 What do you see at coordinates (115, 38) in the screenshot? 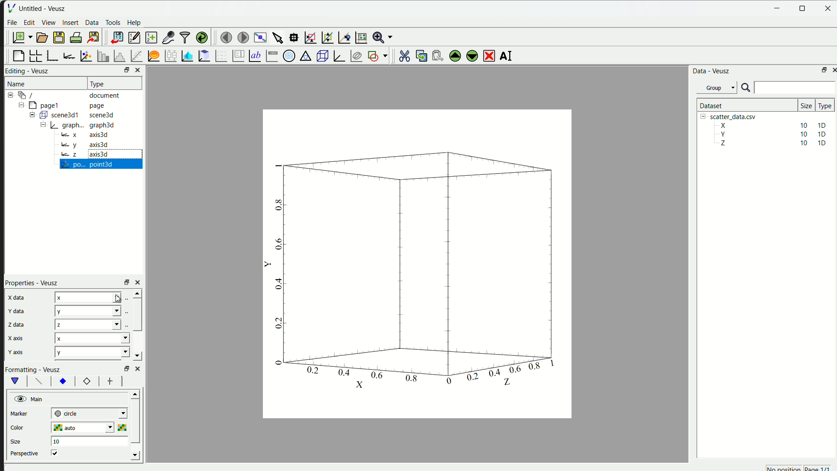
I see `import data` at bounding box center [115, 38].